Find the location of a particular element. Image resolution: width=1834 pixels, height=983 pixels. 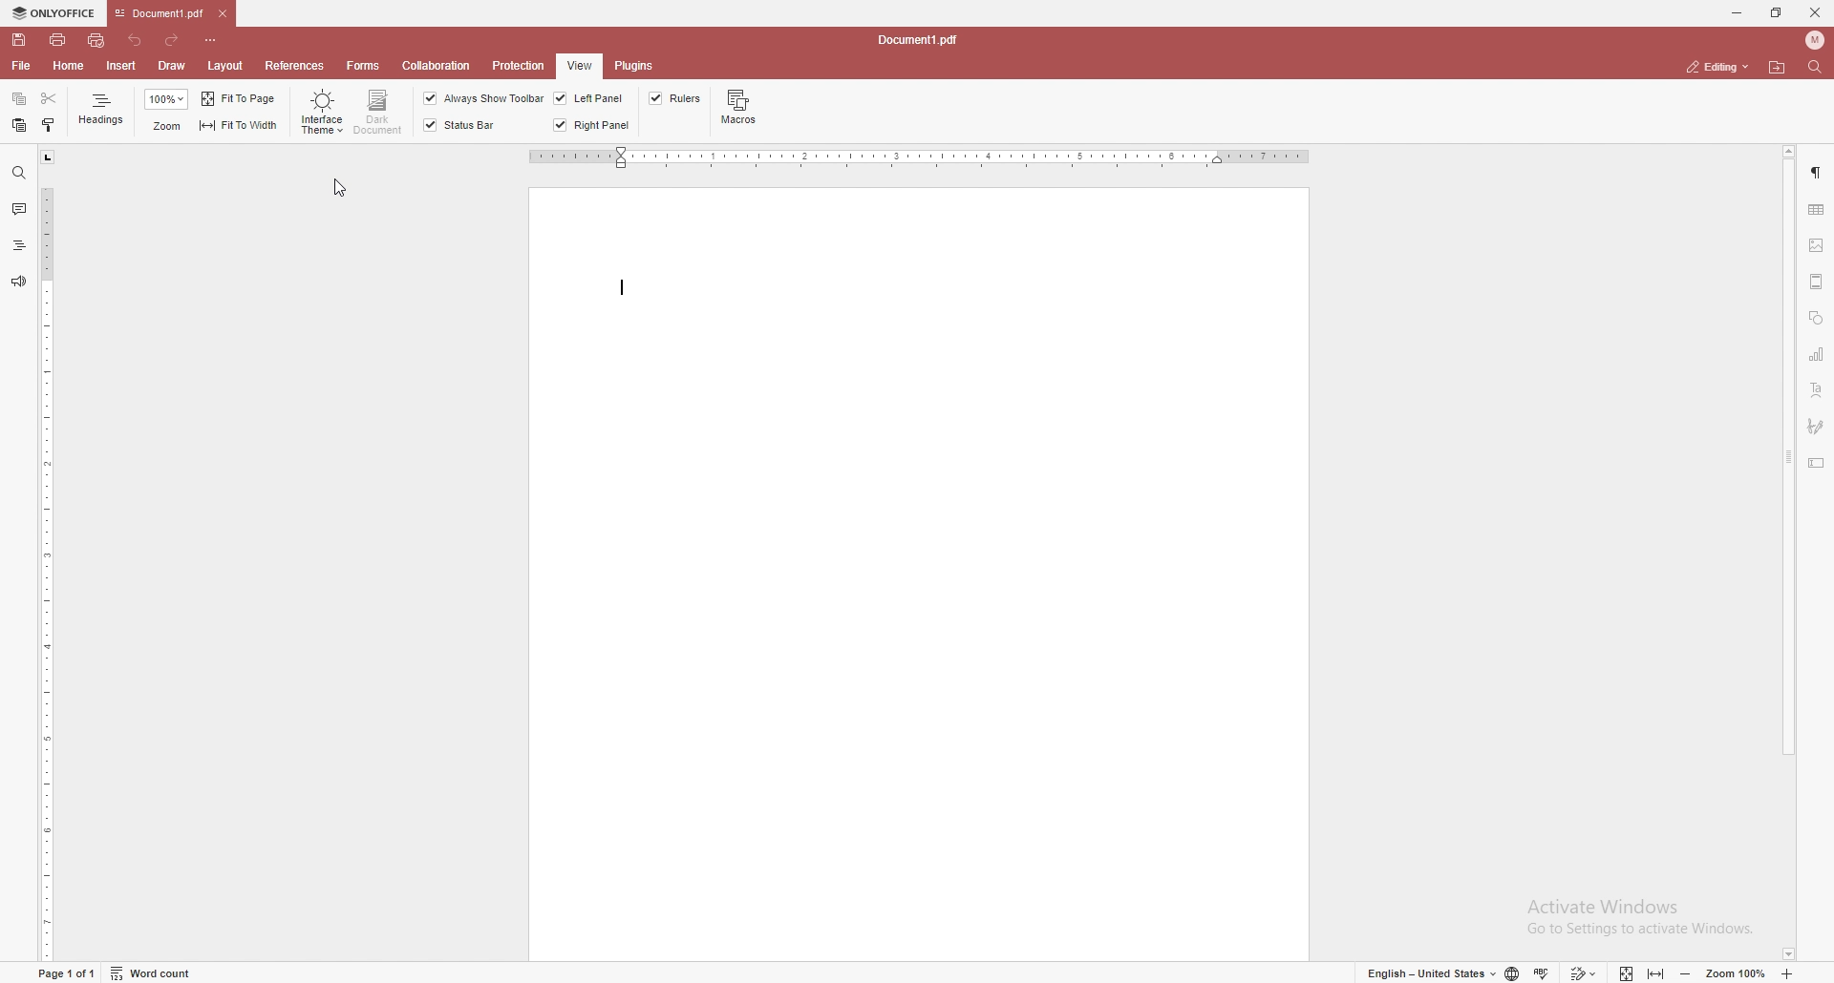

rulers is located at coordinates (674, 98).